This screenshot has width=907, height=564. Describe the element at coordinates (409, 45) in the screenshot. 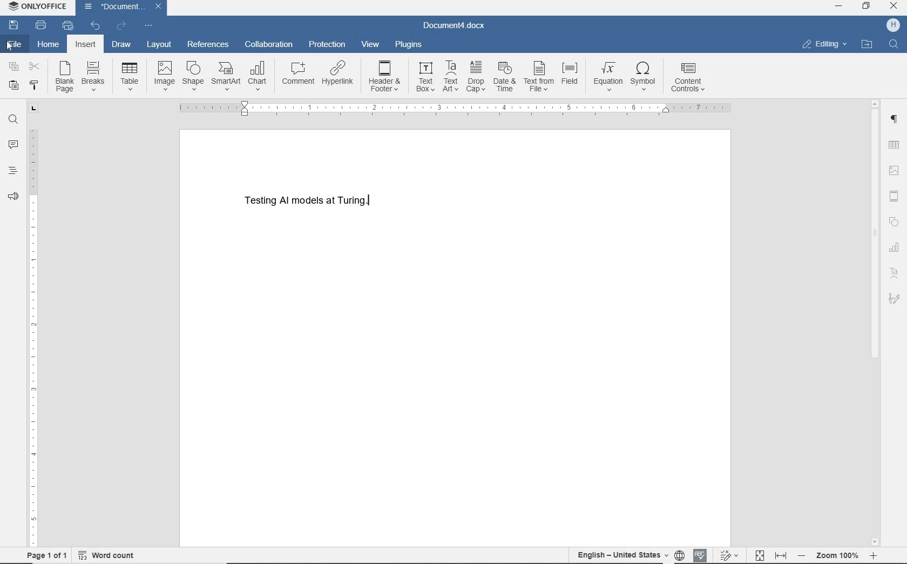

I see `plugins` at that location.